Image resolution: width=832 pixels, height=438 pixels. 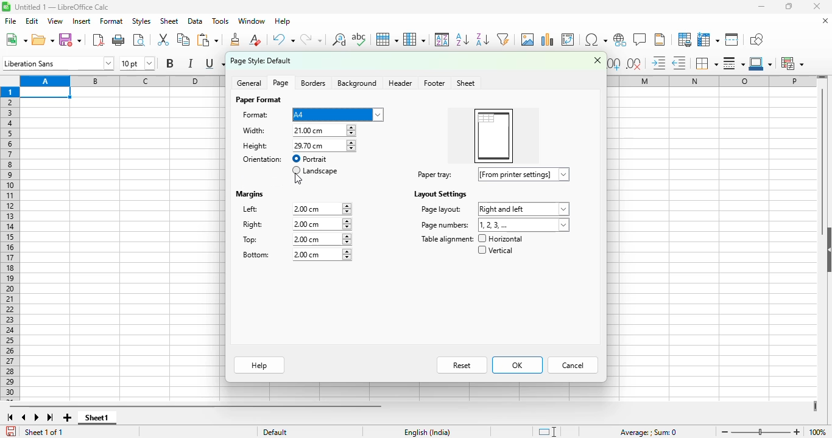 What do you see at coordinates (501, 238) in the screenshot?
I see `horizontal` at bounding box center [501, 238].